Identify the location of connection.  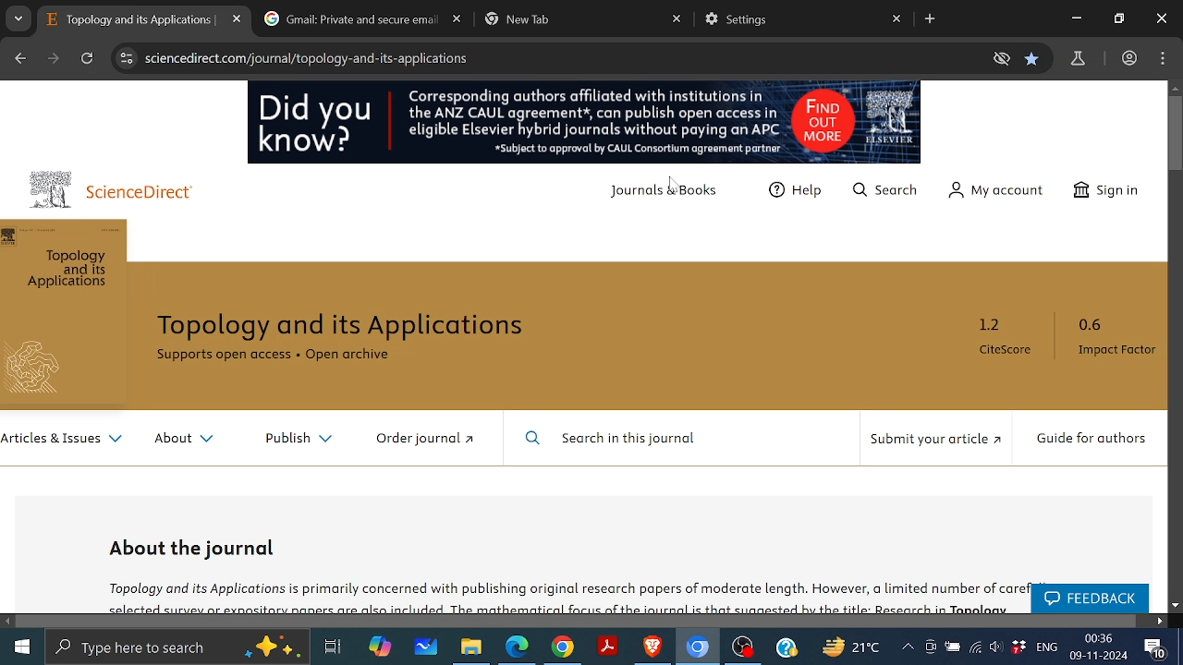
(974, 649).